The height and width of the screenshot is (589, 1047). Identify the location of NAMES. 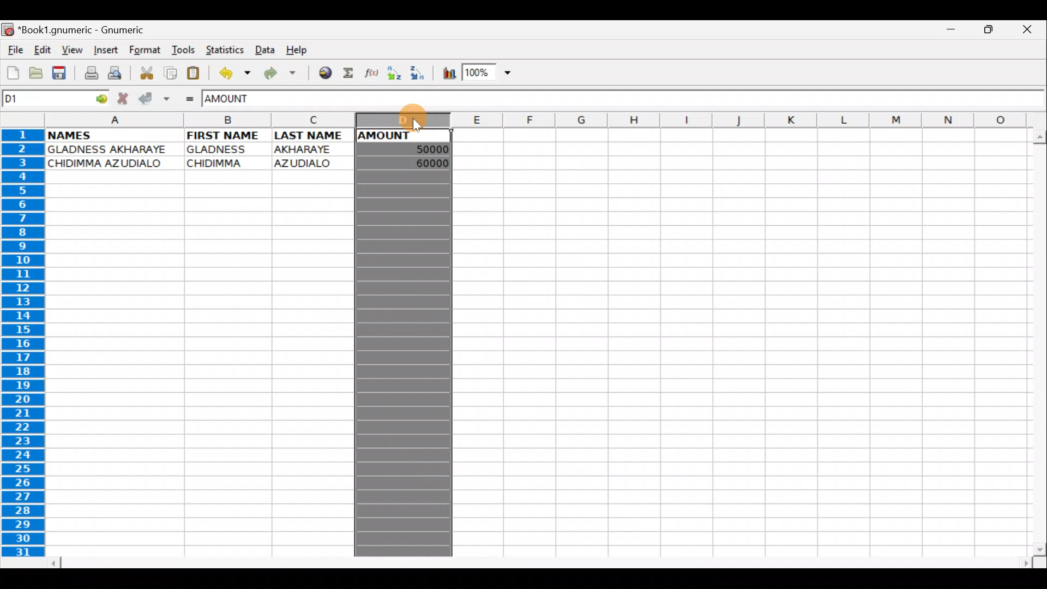
(86, 135).